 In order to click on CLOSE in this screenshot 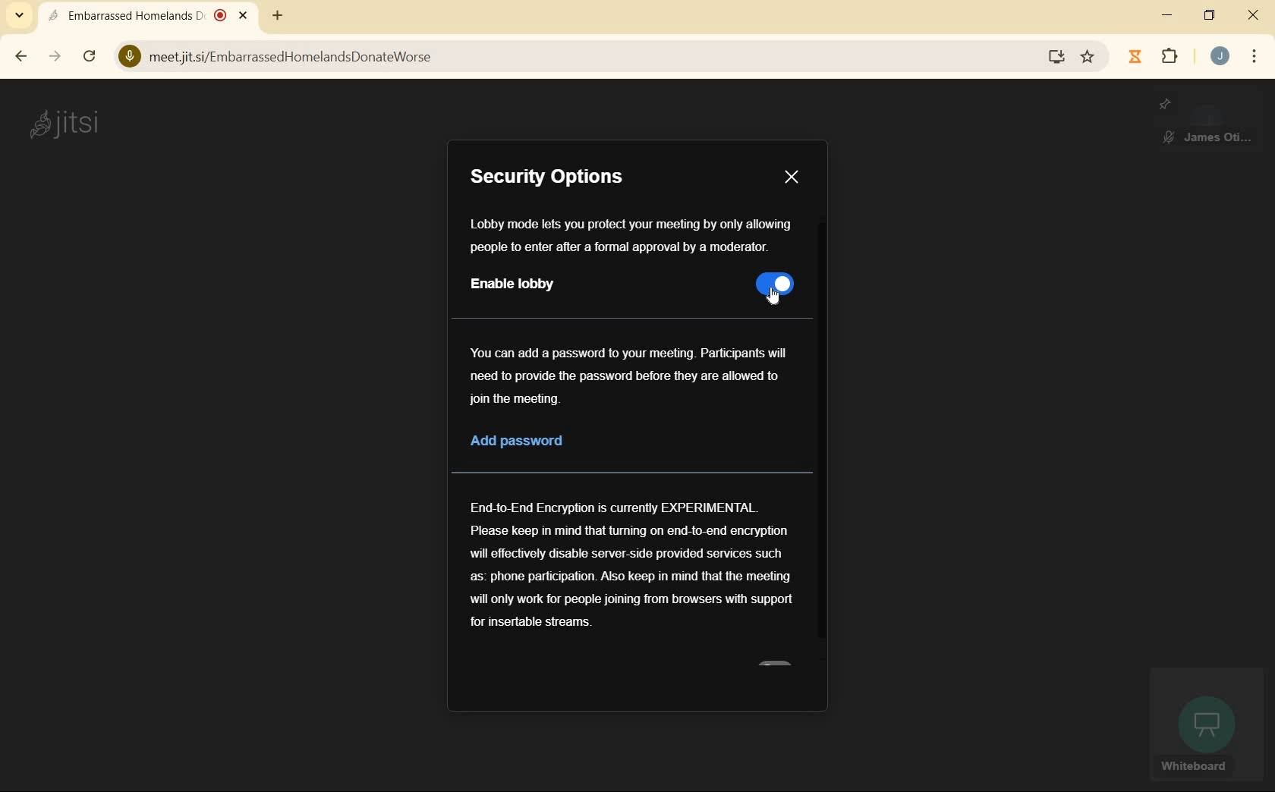, I will do `click(791, 179)`.